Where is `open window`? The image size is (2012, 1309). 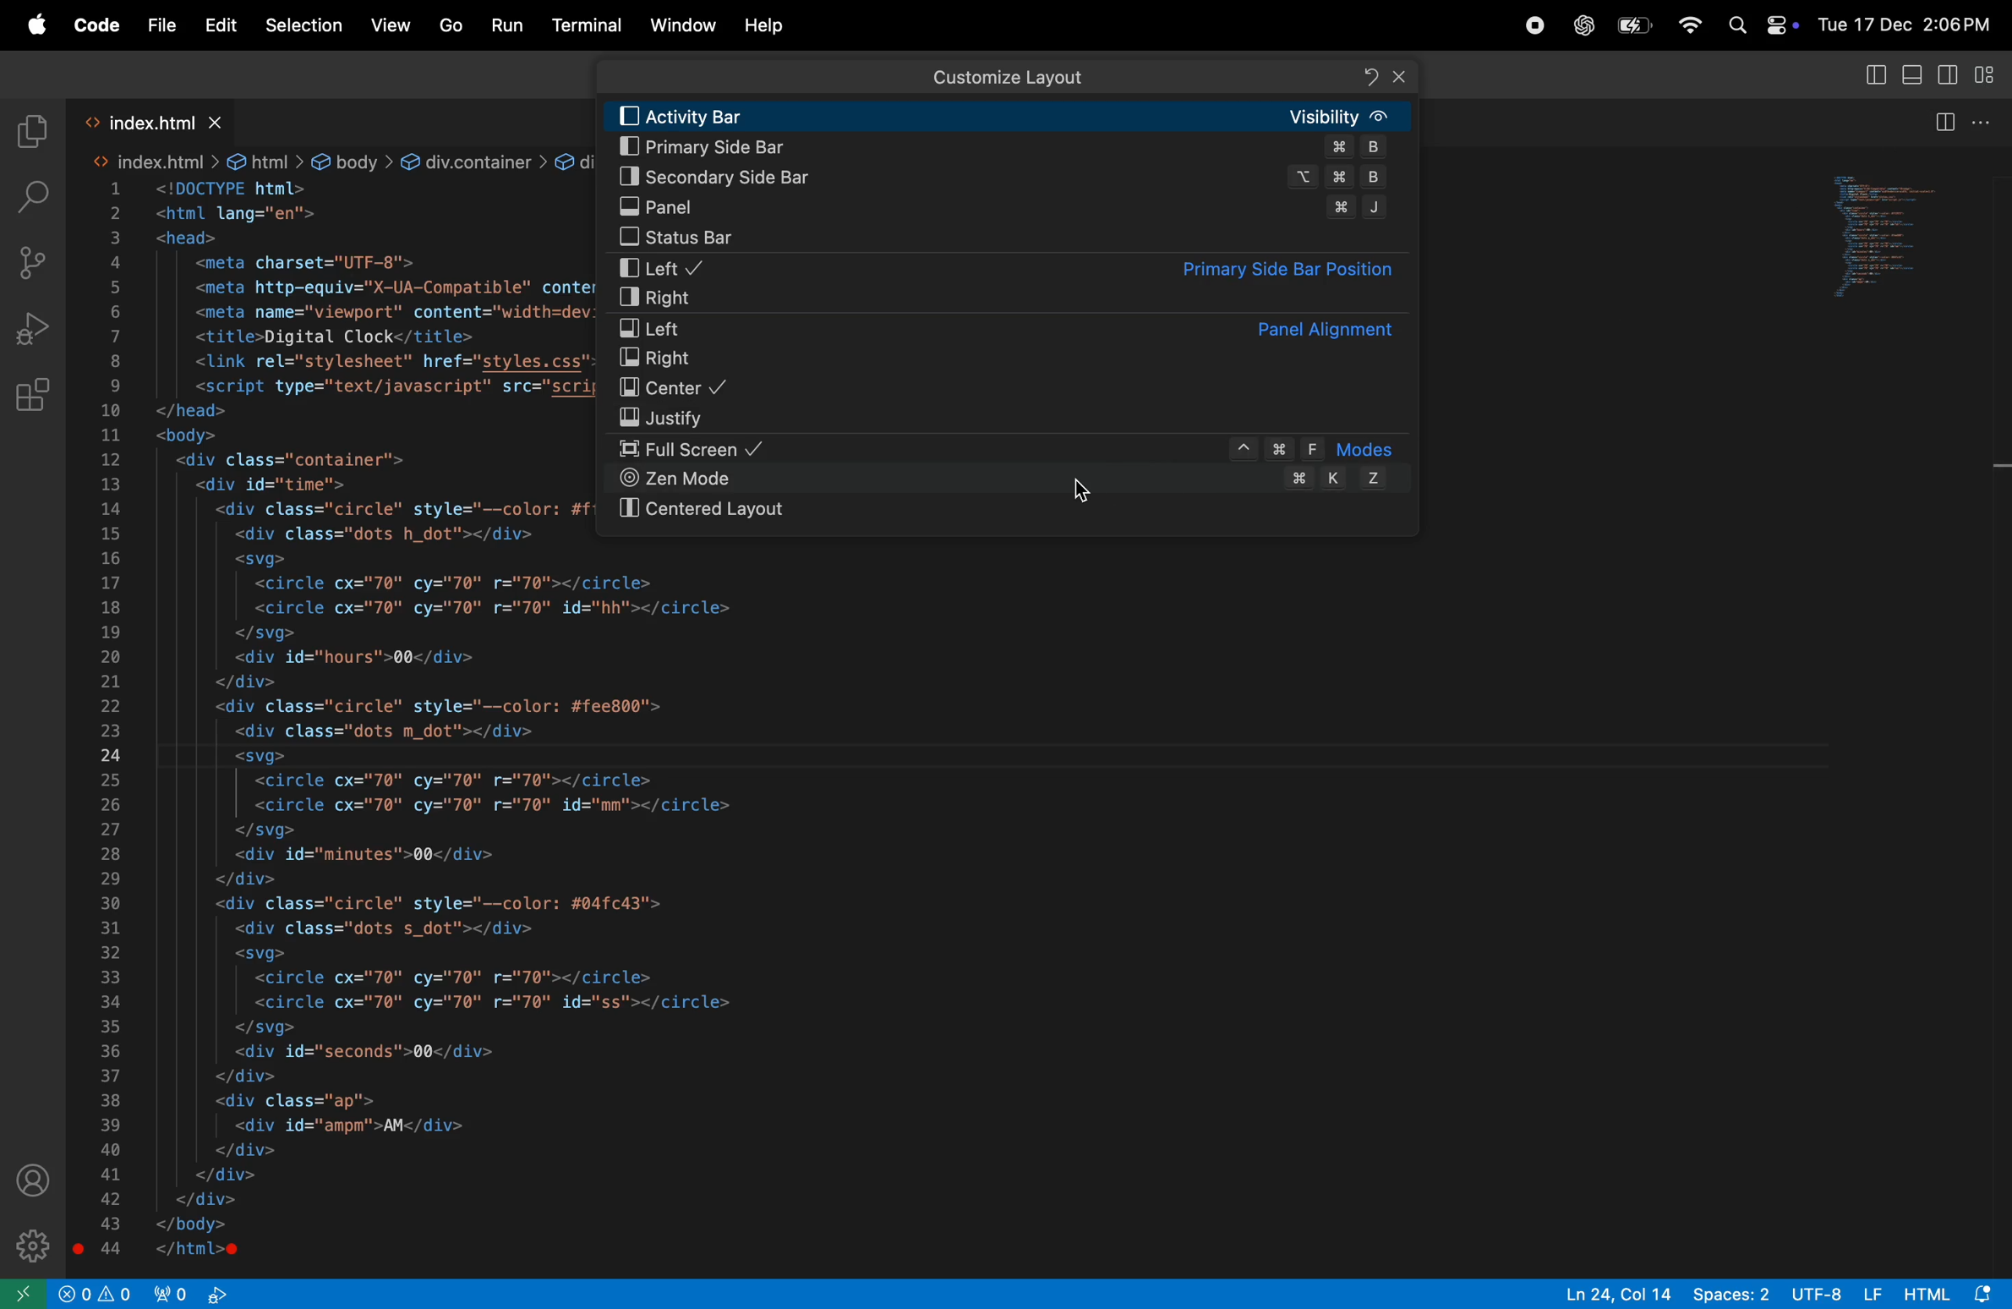
open window is located at coordinates (24, 1294).